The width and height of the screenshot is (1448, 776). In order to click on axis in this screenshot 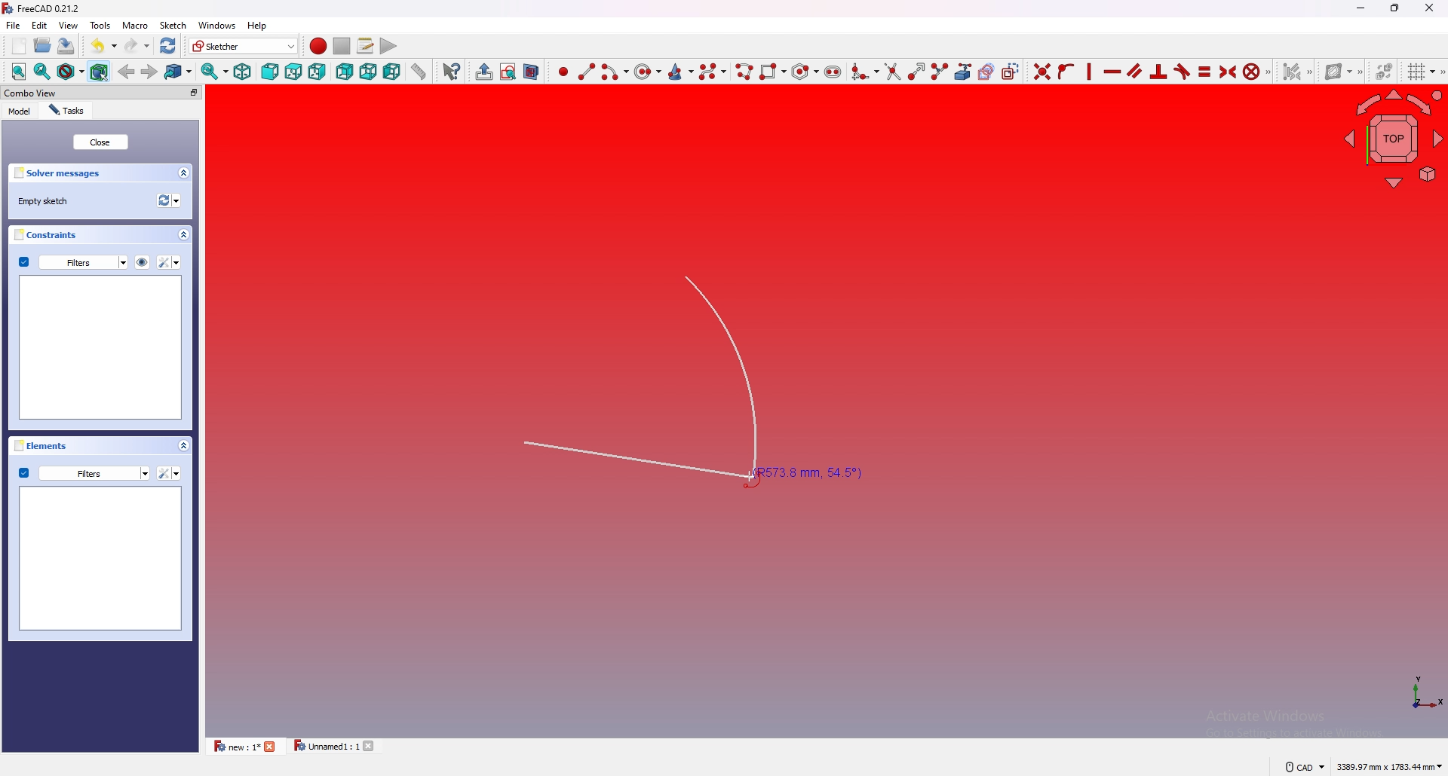, I will do `click(1419, 692)`.